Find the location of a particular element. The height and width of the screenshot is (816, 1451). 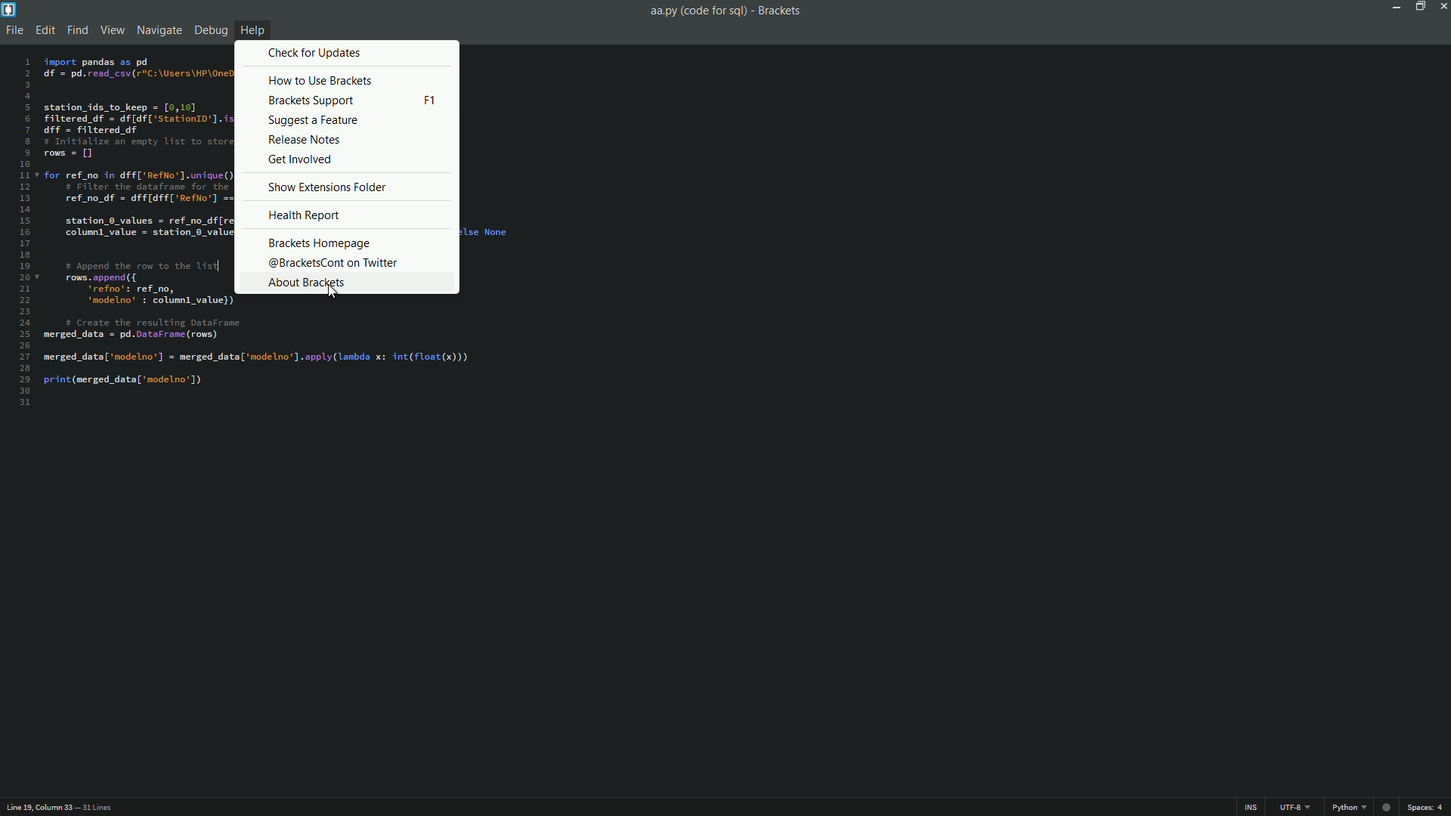

number of lines is located at coordinates (99, 808).